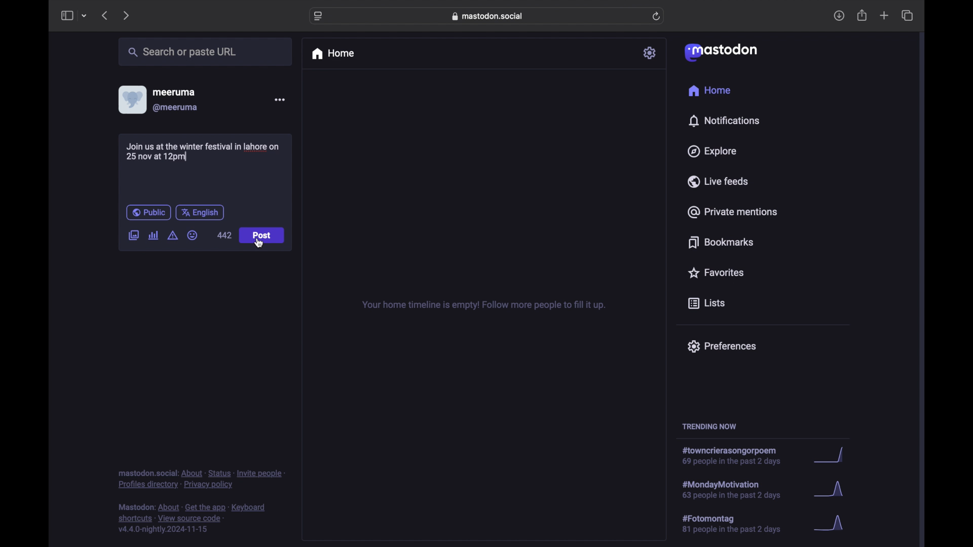 This screenshot has height=547, width=973. Describe the element at coordinates (131, 99) in the screenshot. I see `display picture` at that location.